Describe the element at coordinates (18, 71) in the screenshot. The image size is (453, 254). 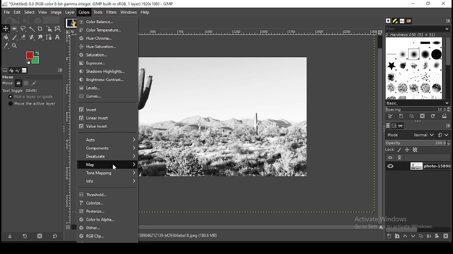
I see `undo history` at that location.